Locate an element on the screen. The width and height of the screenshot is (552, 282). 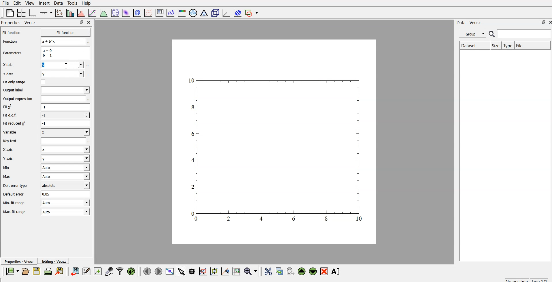
X data is located at coordinates (17, 65).